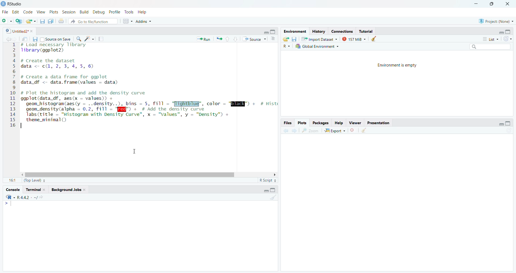  What do you see at coordinates (353, 130) in the screenshot?
I see `remove the current plot` at bounding box center [353, 130].